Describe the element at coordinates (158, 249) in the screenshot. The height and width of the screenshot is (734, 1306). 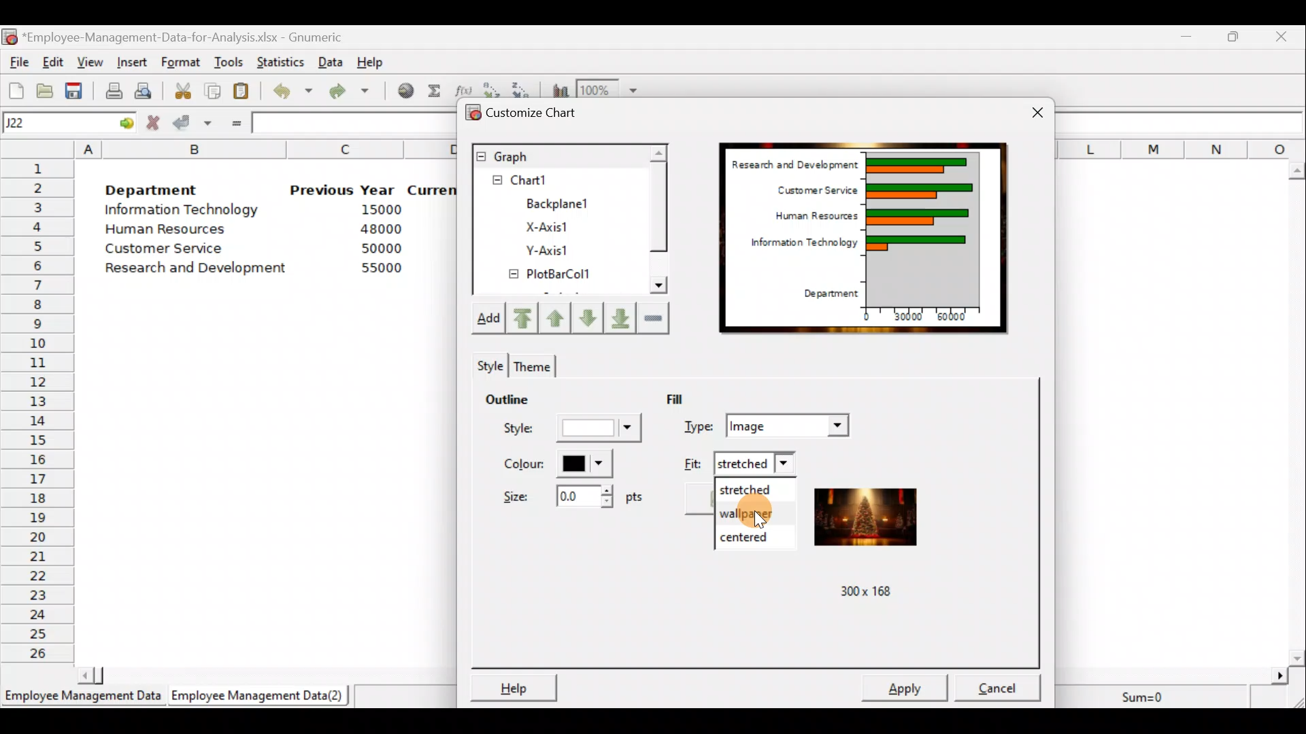
I see `Customer Service` at that location.